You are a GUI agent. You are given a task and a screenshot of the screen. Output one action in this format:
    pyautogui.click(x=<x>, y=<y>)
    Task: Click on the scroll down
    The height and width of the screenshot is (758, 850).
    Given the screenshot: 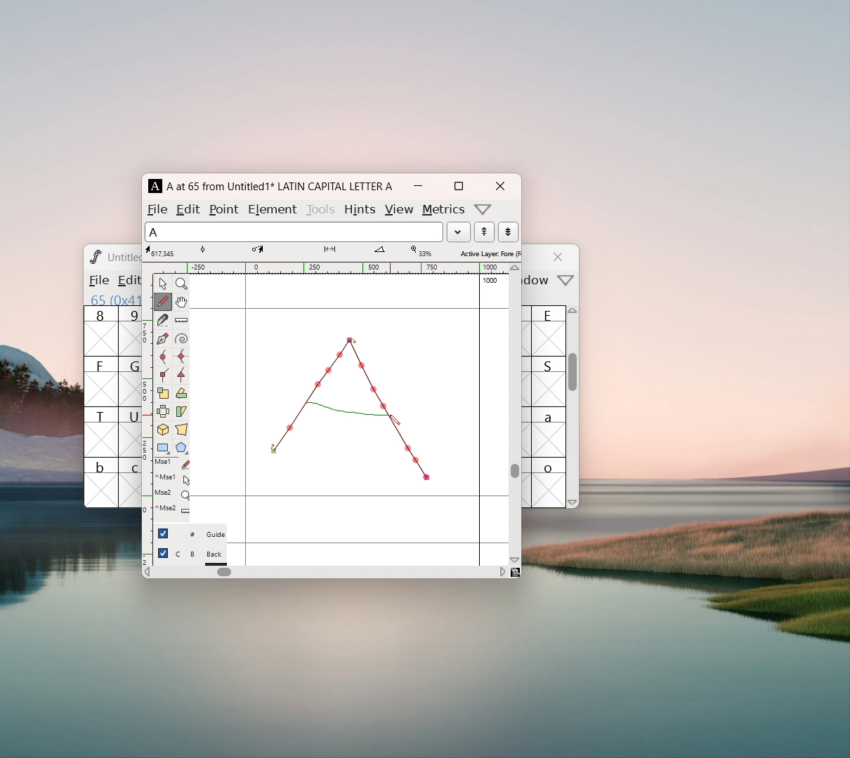 What is the action you would take?
    pyautogui.click(x=515, y=559)
    